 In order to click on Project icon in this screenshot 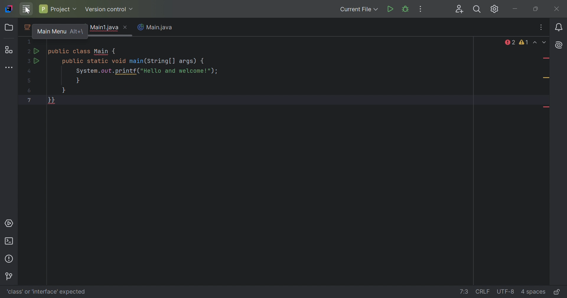, I will do `click(8, 27)`.